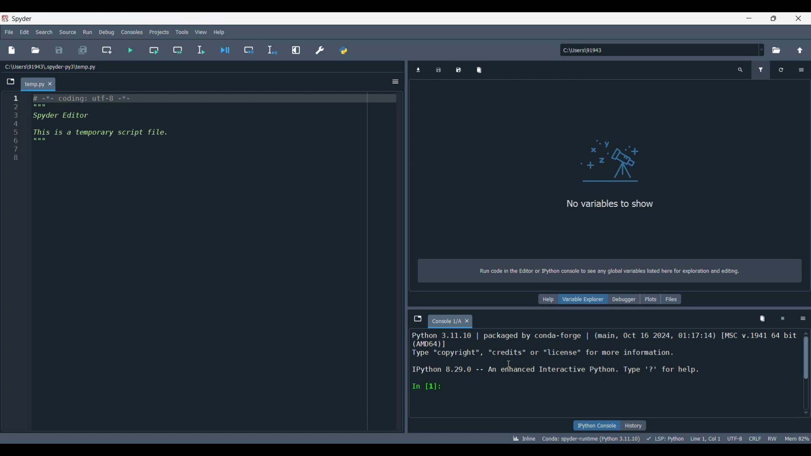 The image size is (811, 456). Describe the element at coordinates (200, 50) in the screenshot. I see `Run selection/current line` at that location.